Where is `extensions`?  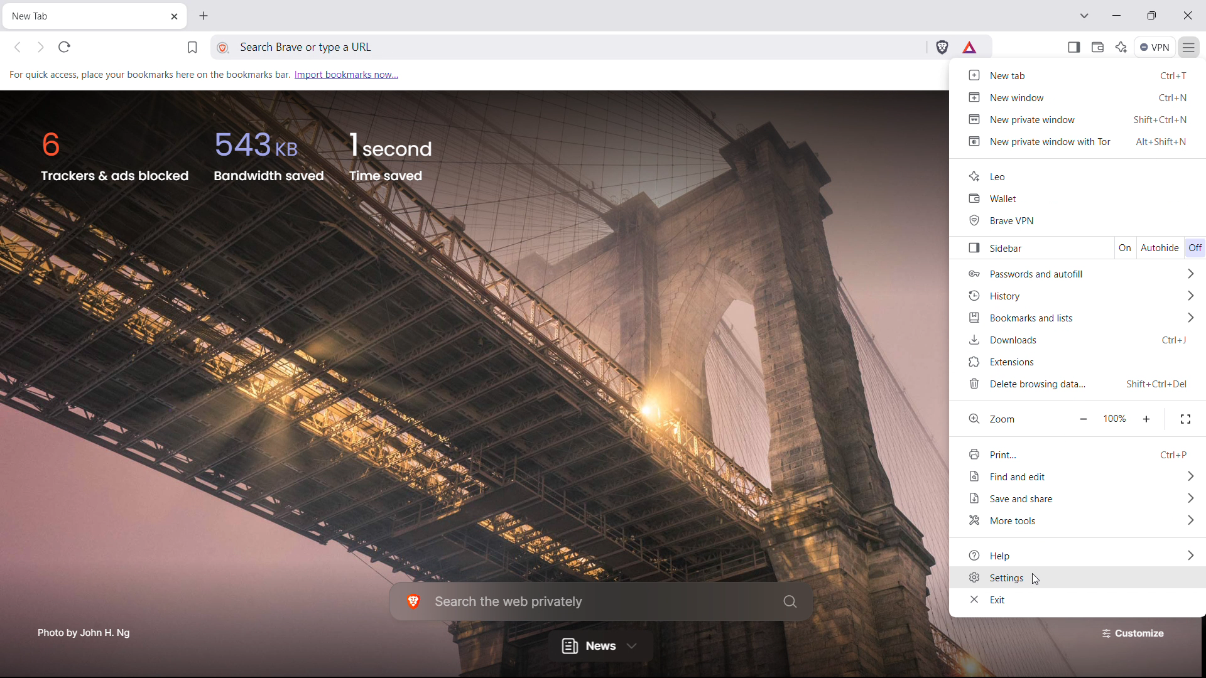
extensions is located at coordinates (1078, 361).